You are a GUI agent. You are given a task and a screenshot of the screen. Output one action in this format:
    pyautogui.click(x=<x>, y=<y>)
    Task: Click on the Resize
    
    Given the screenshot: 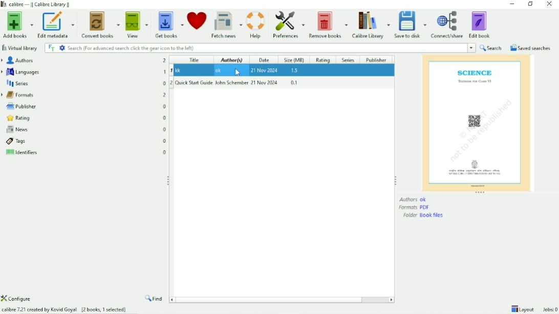 What is the action you would take?
    pyautogui.click(x=167, y=181)
    